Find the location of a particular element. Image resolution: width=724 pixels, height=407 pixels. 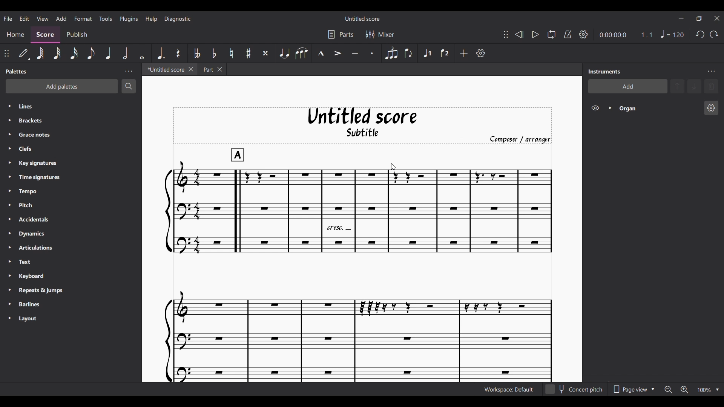

8th note is located at coordinates (91, 54).